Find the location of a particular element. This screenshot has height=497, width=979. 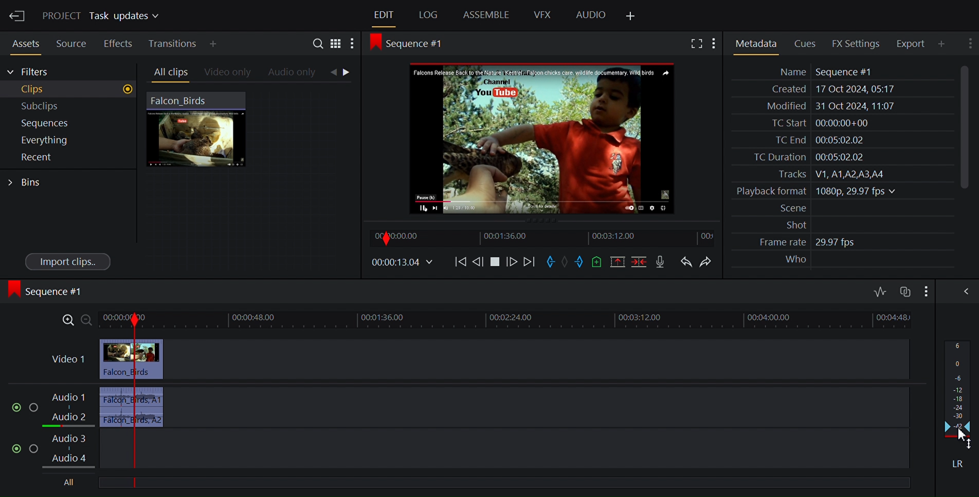

Solo this track is located at coordinates (34, 405).